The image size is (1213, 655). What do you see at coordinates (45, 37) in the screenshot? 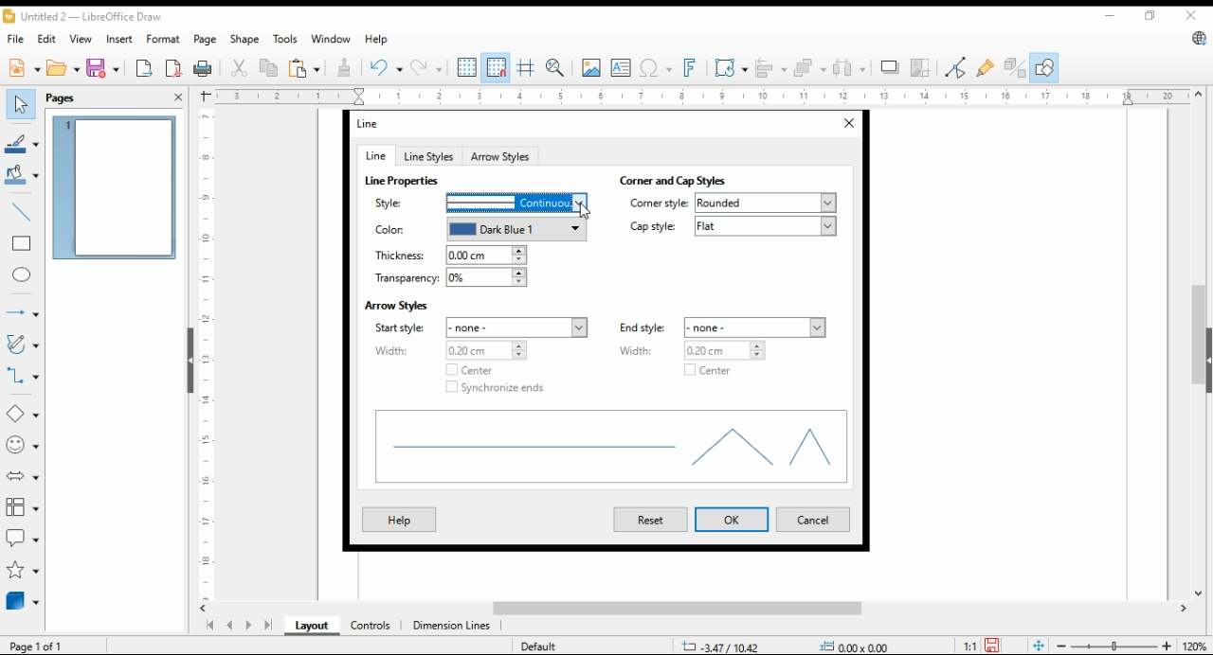
I see `edit` at bounding box center [45, 37].